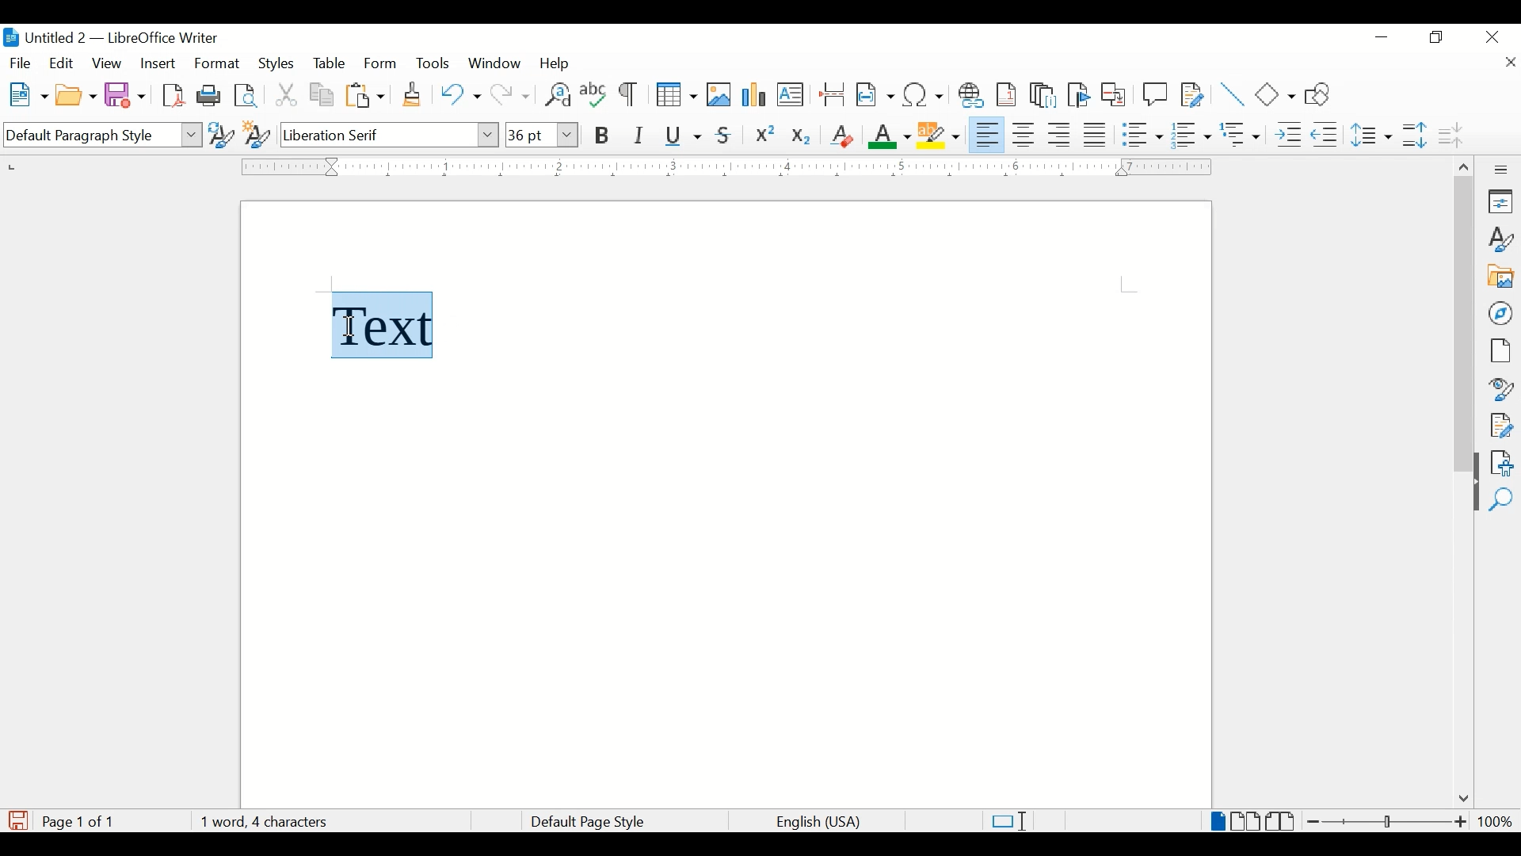 The image size is (1521, 856). I want to click on help, so click(558, 63).